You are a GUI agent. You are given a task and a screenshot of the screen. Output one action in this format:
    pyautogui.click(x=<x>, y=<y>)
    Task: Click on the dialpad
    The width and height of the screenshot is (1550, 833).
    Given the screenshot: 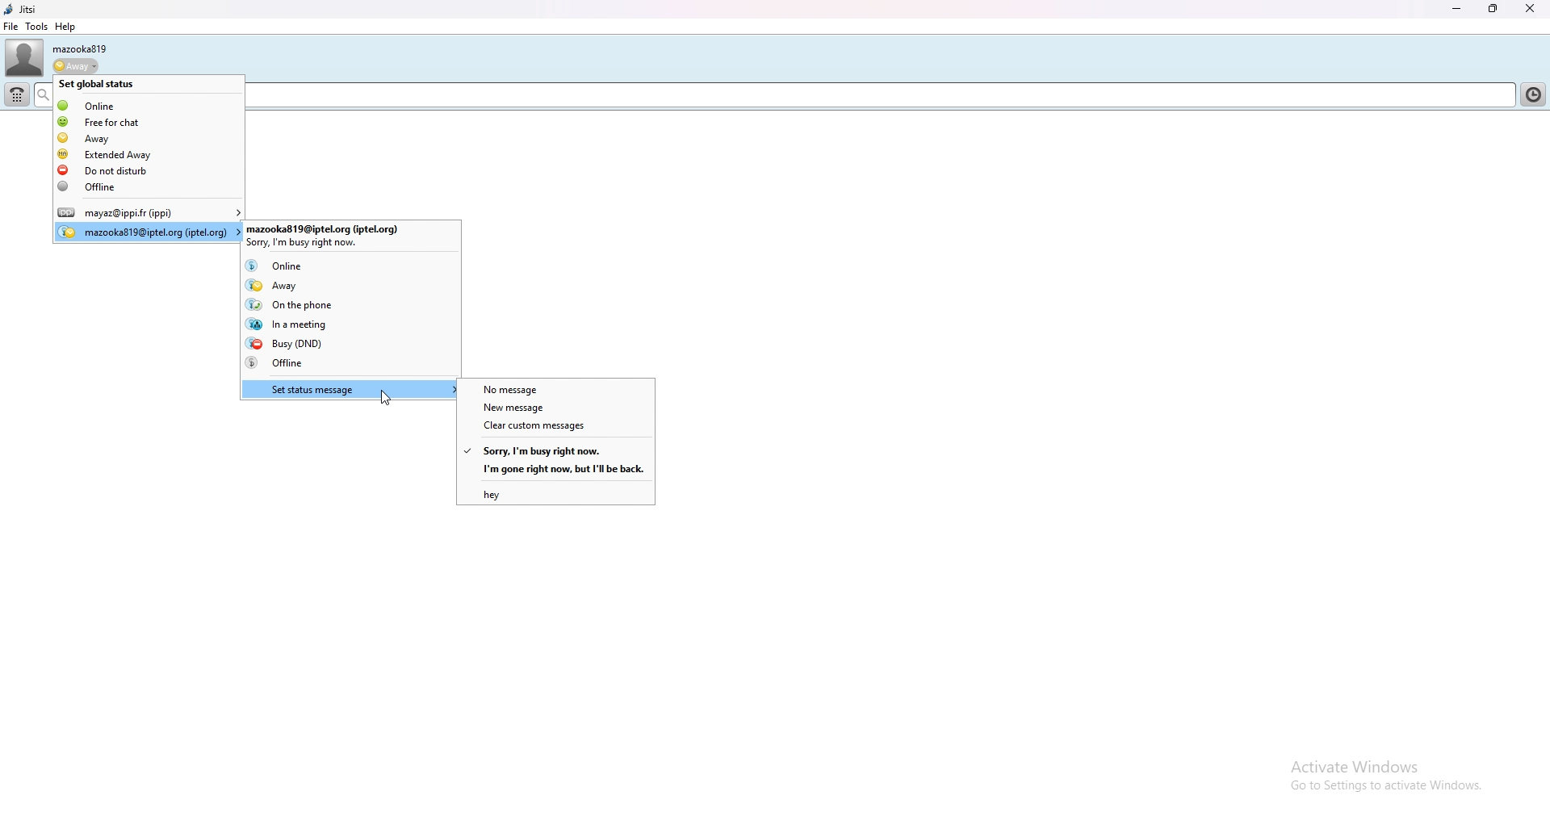 What is the action you would take?
    pyautogui.click(x=18, y=95)
    